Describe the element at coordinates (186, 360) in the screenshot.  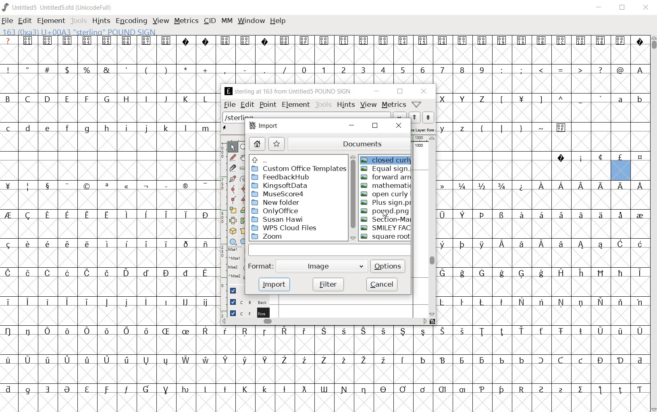
I see `Symbol` at that location.